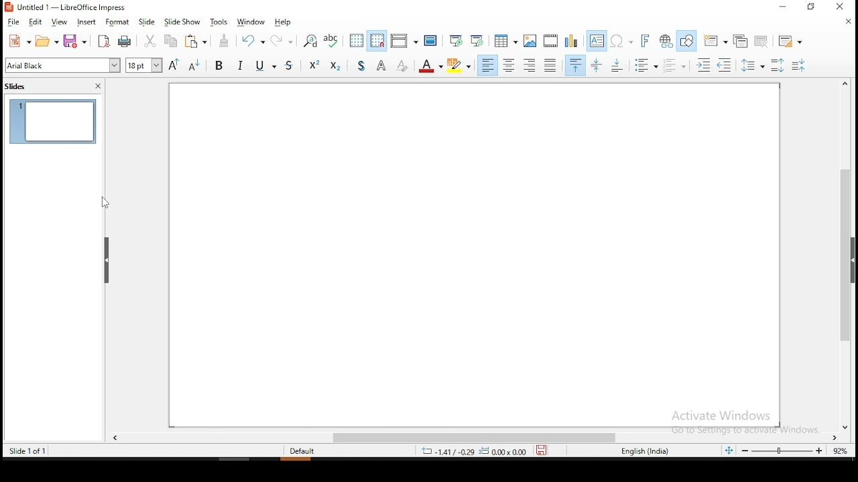  I want to click on undo, so click(255, 42).